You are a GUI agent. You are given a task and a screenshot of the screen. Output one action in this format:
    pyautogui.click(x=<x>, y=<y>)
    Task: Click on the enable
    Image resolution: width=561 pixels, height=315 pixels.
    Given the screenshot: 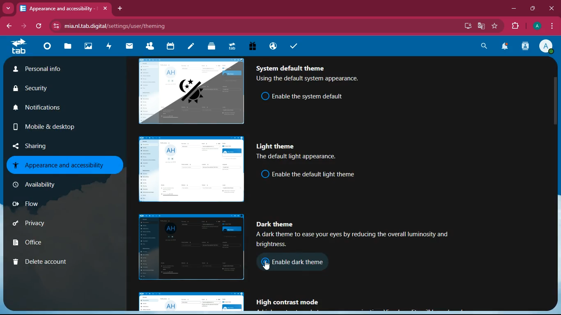 What is the action you would take?
    pyautogui.click(x=317, y=175)
    